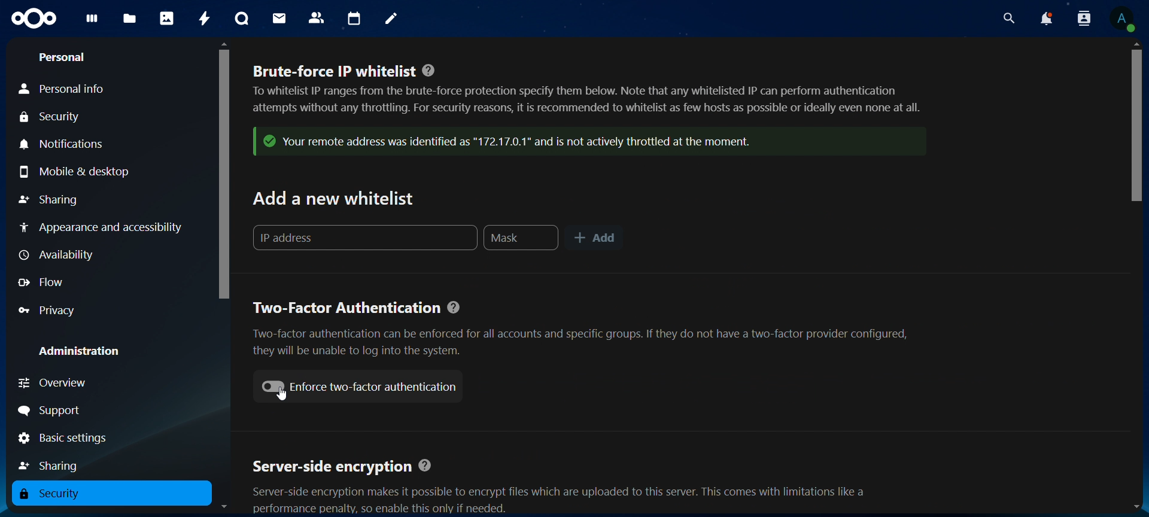  Describe the element at coordinates (354, 20) in the screenshot. I see `calendar` at that location.